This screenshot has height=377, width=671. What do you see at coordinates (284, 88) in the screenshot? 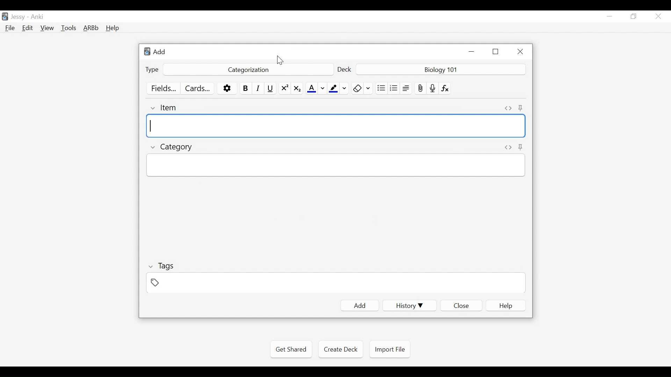
I see `Superscript` at bounding box center [284, 88].